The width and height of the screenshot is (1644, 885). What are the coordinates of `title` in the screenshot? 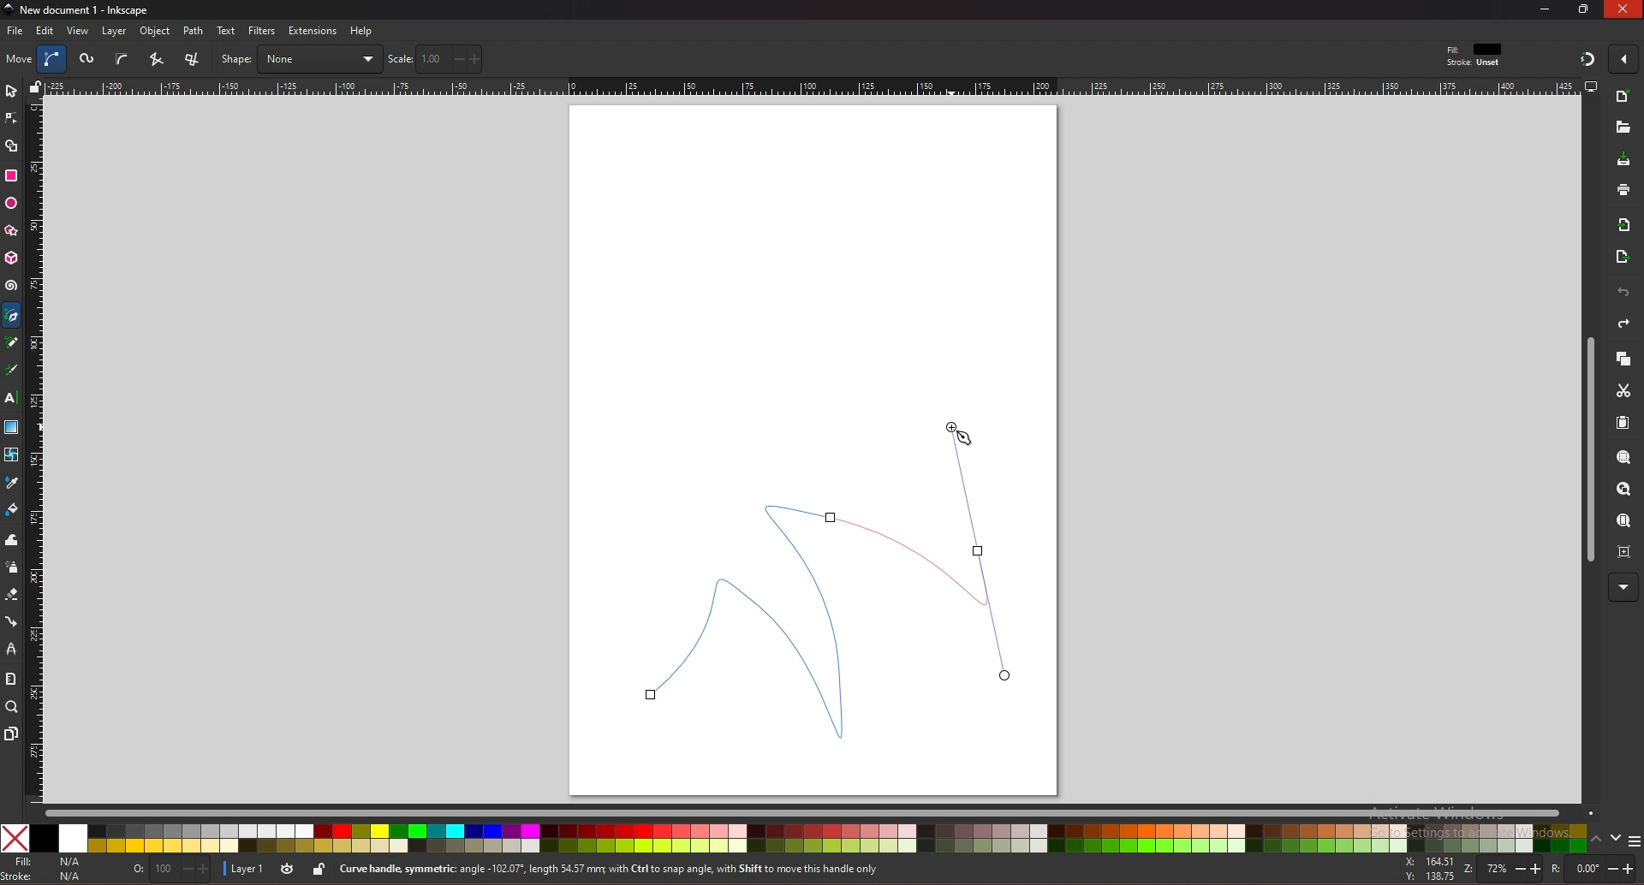 It's located at (79, 9).